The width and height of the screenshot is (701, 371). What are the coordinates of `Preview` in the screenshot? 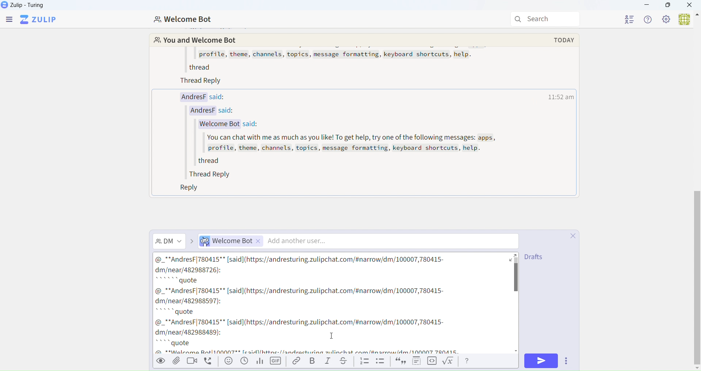 It's located at (161, 360).